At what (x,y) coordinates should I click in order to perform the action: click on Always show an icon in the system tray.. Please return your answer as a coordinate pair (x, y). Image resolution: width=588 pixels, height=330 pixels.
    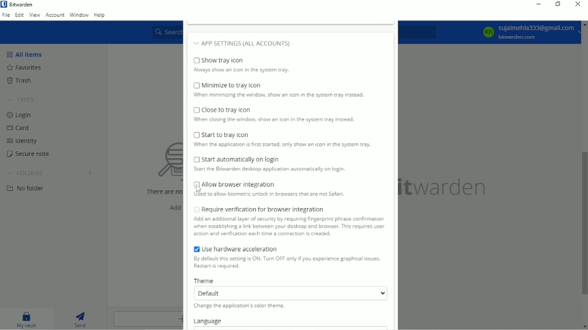
    Looking at the image, I should click on (242, 71).